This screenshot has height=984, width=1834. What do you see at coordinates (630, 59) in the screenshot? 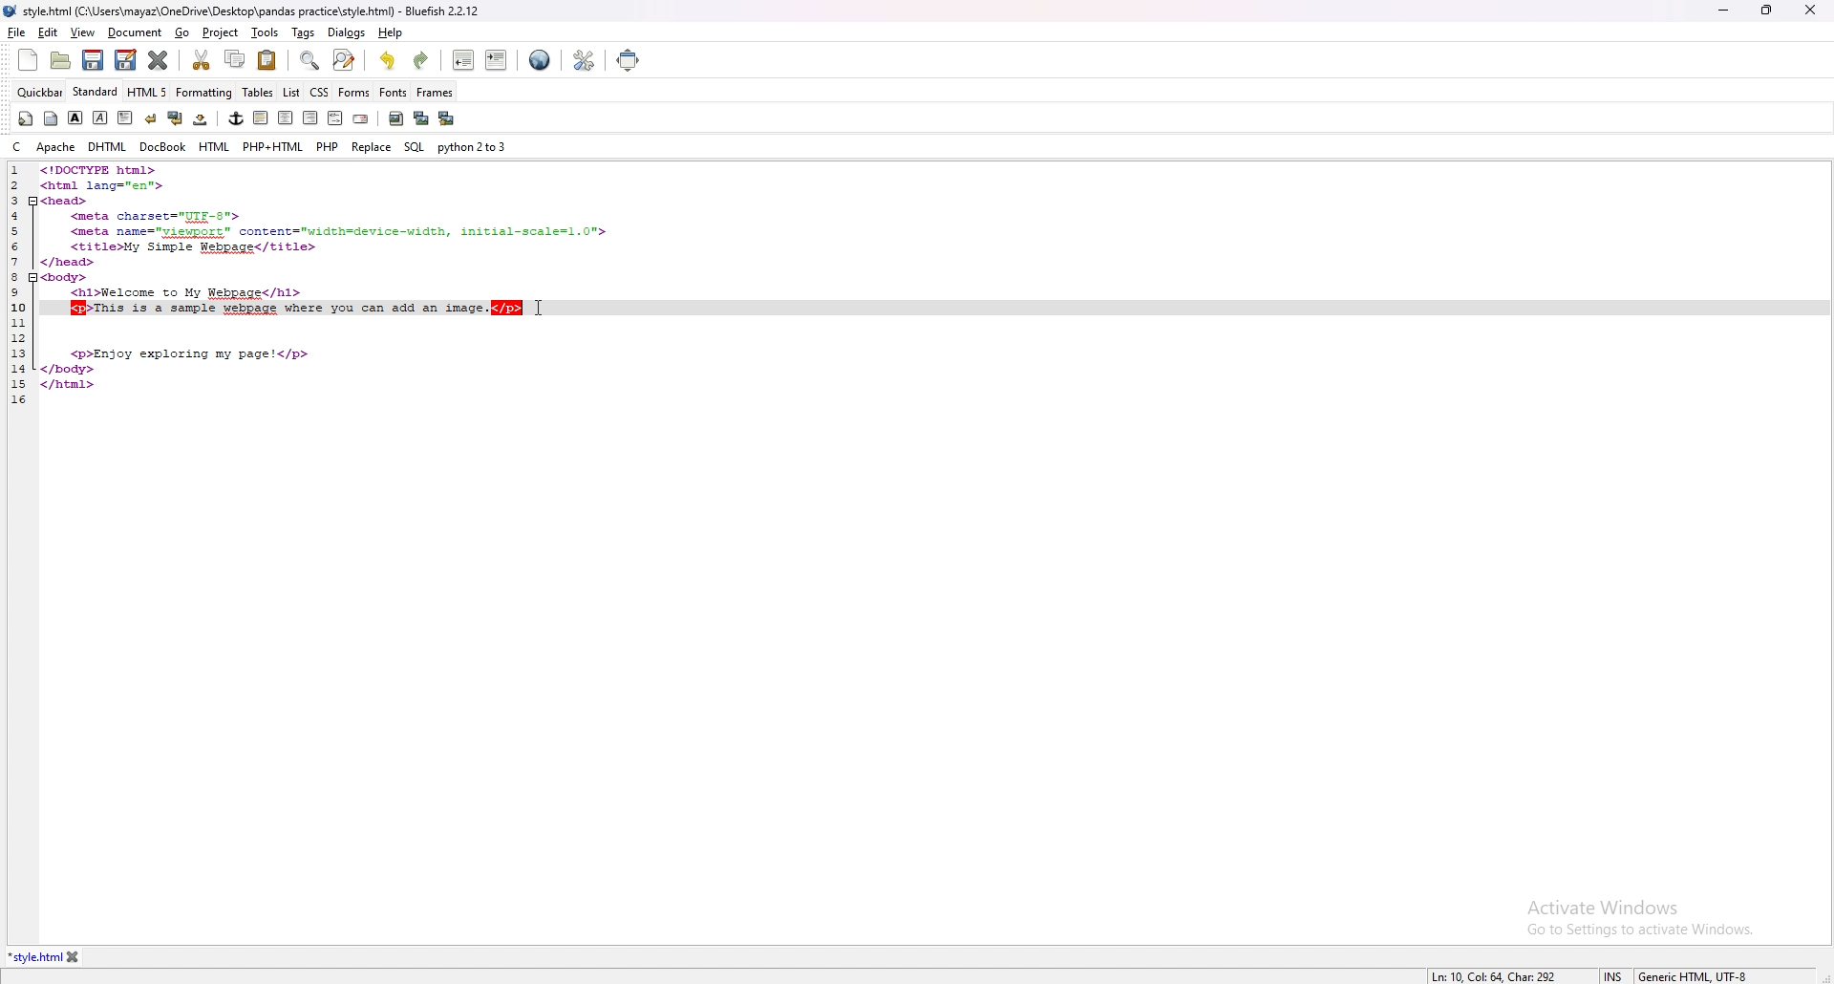
I see `full screen` at bounding box center [630, 59].